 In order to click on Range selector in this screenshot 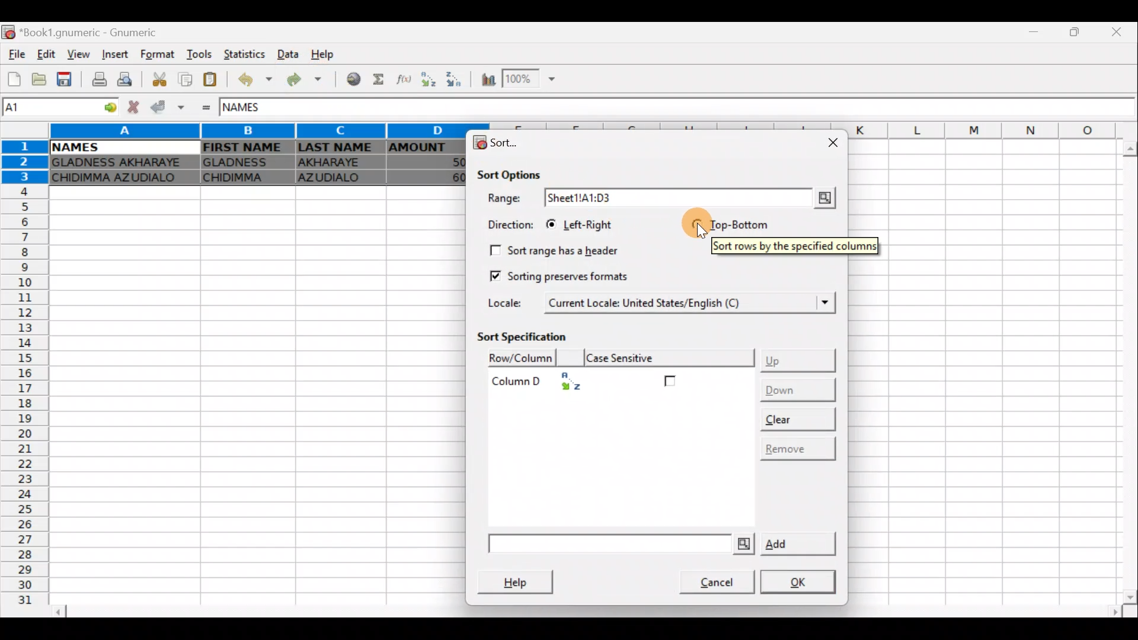, I will do `click(823, 198)`.